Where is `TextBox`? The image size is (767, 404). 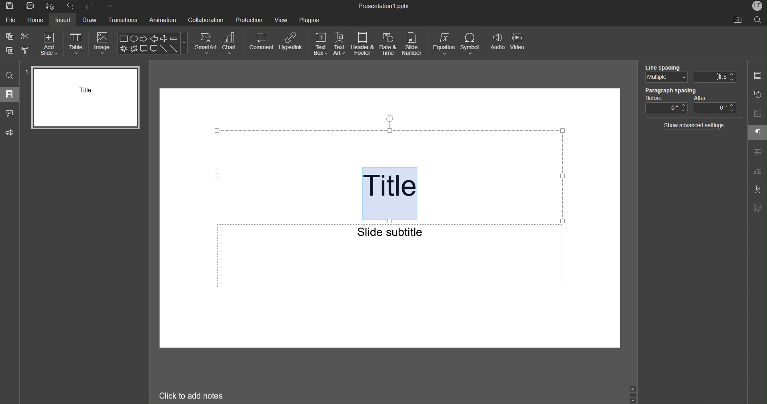 TextBox is located at coordinates (322, 44).